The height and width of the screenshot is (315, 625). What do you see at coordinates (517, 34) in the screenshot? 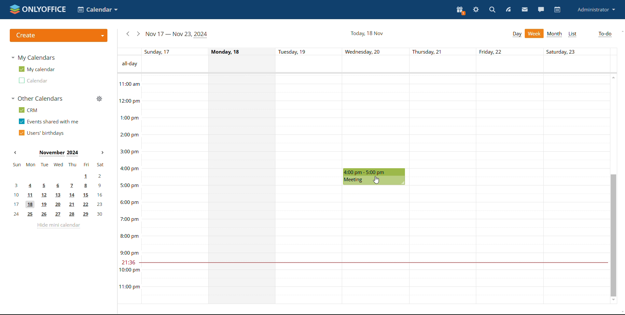
I see `day view` at bounding box center [517, 34].